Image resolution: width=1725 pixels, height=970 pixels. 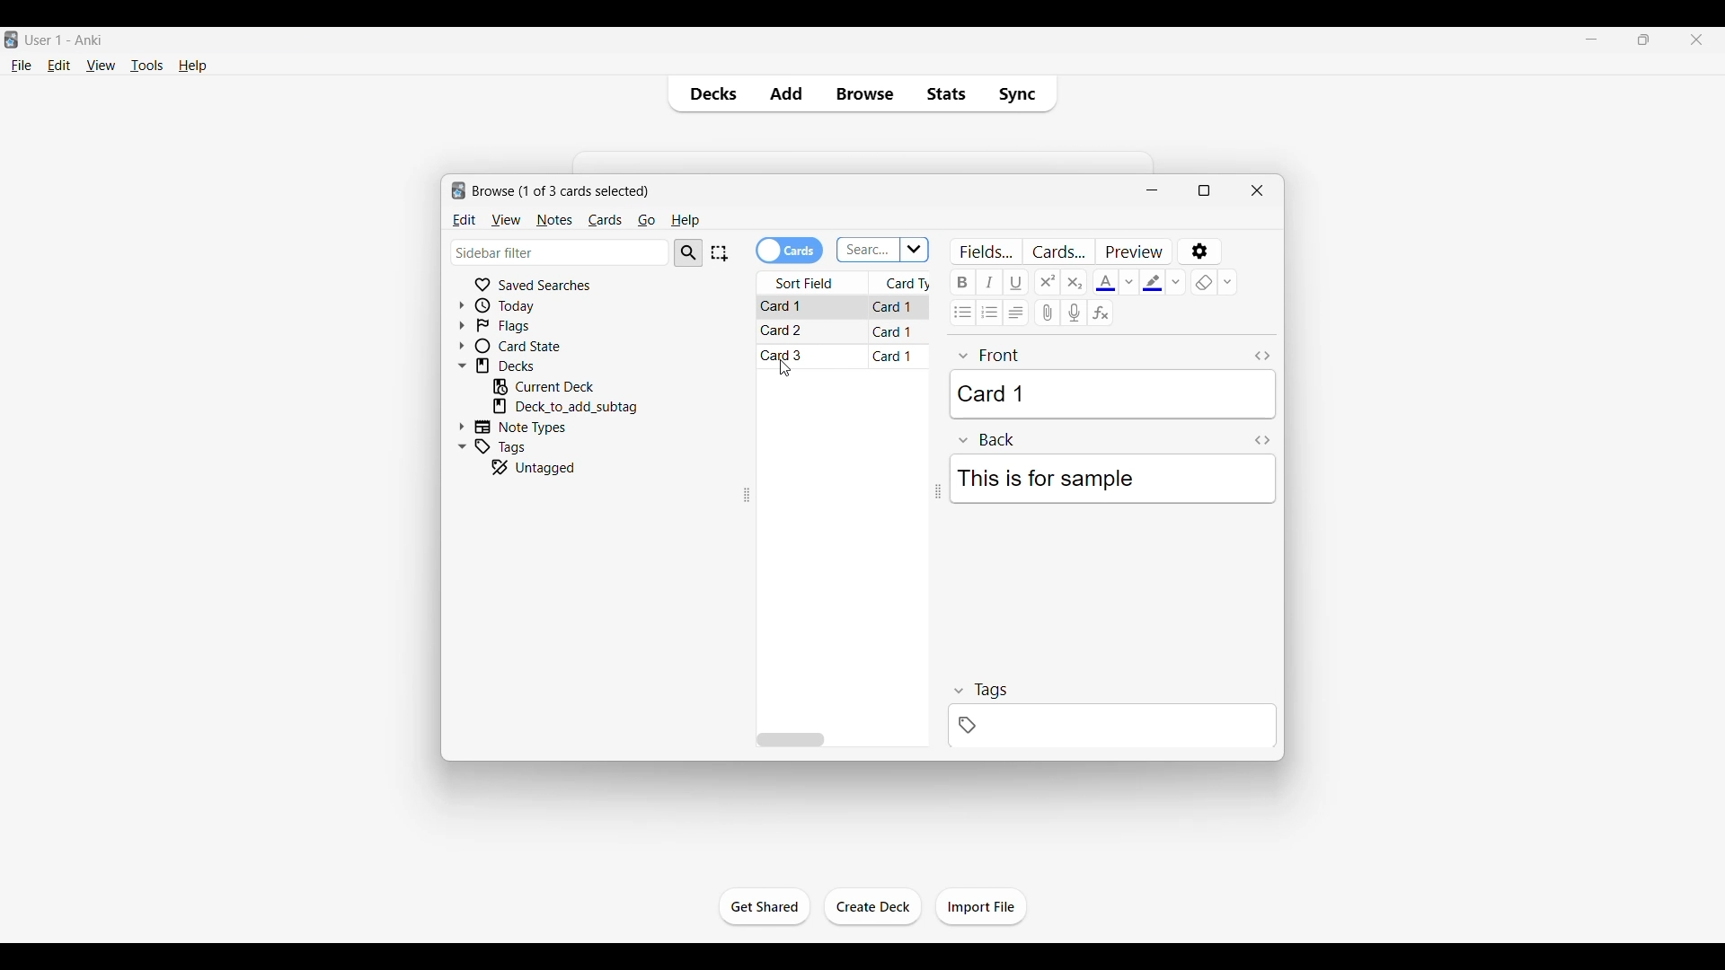 What do you see at coordinates (989, 282) in the screenshot?
I see `Italic text` at bounding box center [989, 282].